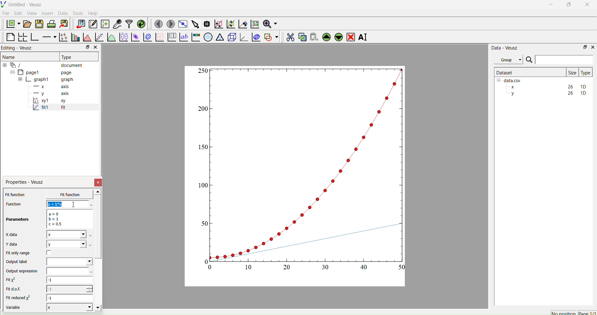 This screenshot has height=315, width=597. Describe the element at coordinates (10, 37) in the screenshot. I see `Blank Page` at that location.